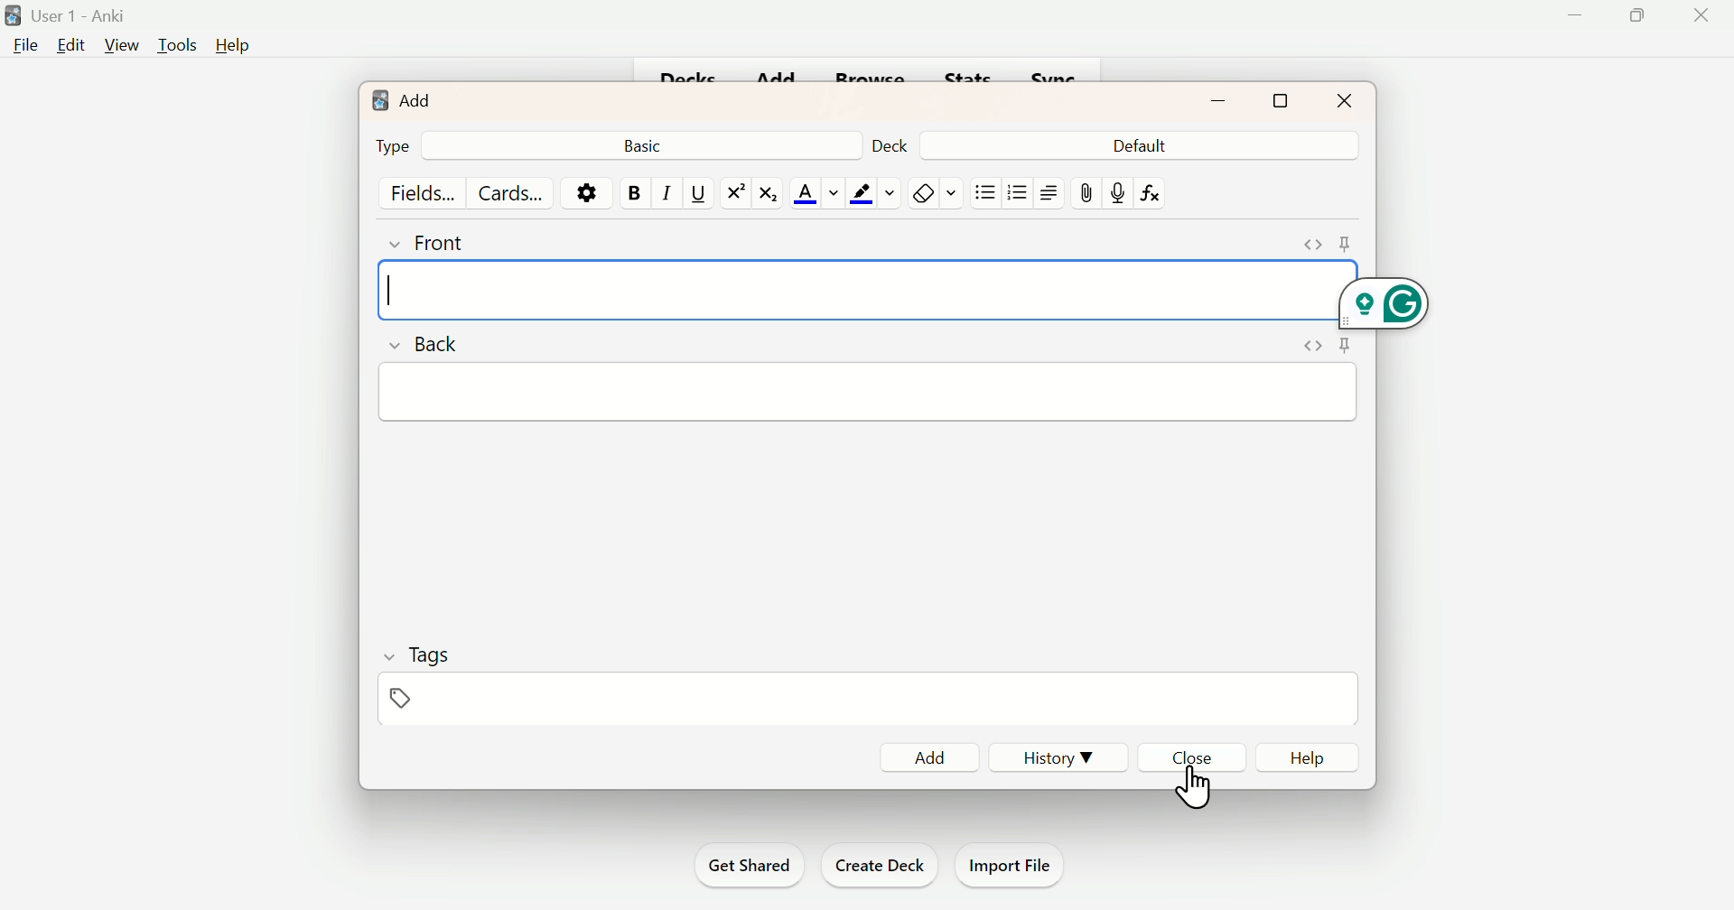  I want to click on Front, so click(443, 247).